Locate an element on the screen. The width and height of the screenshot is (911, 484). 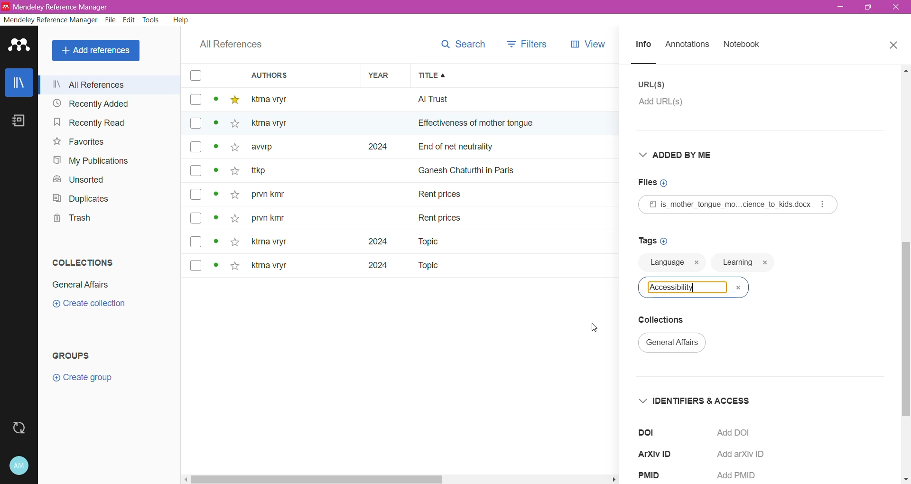
PMID is located at coordinates (656, 476).